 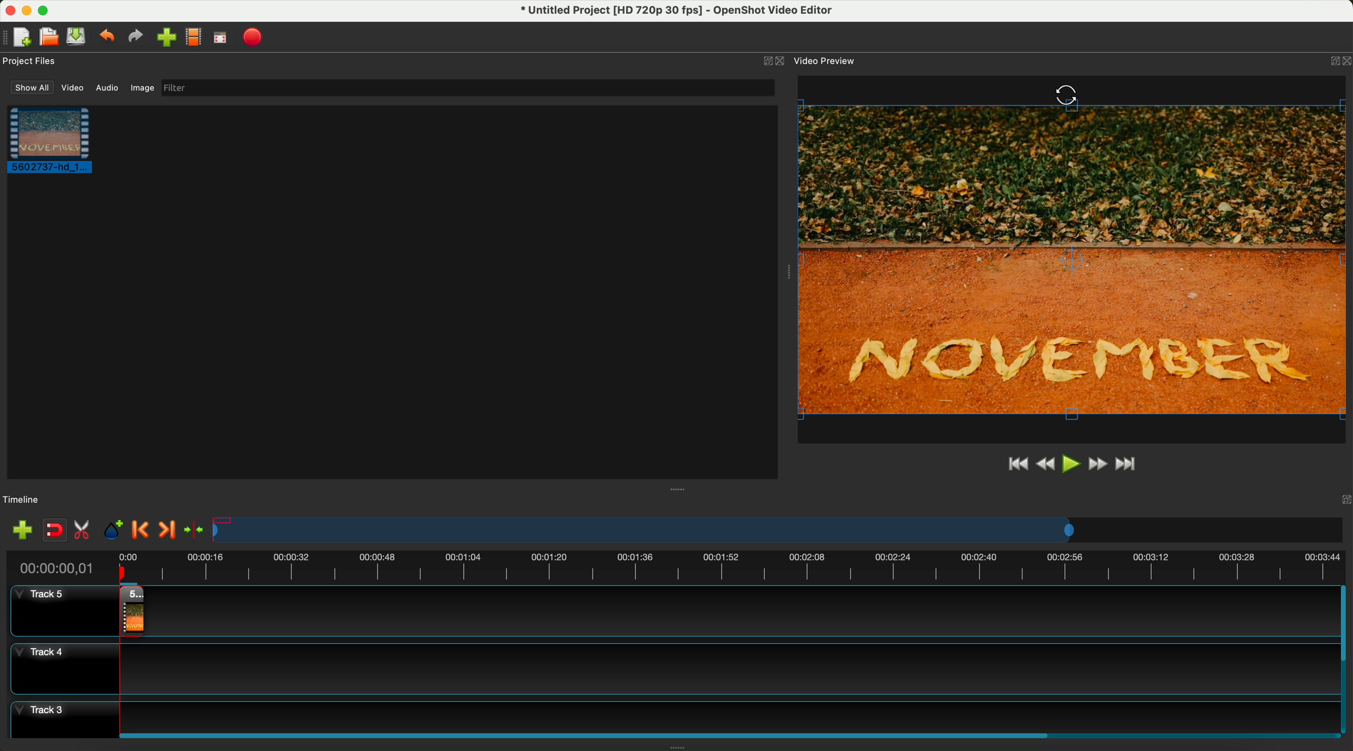 I want to click on filter, so click(x=467, y=88).